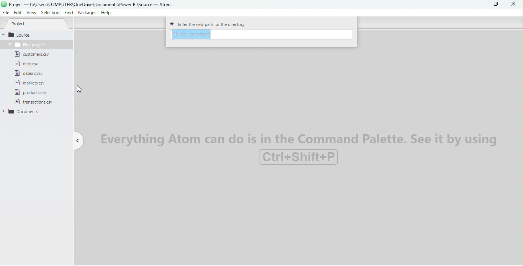 This screenshot has width=523, height=266. Describe the element at coordinates (494, 5) in the screenshot. I see `Maximize` at that location.